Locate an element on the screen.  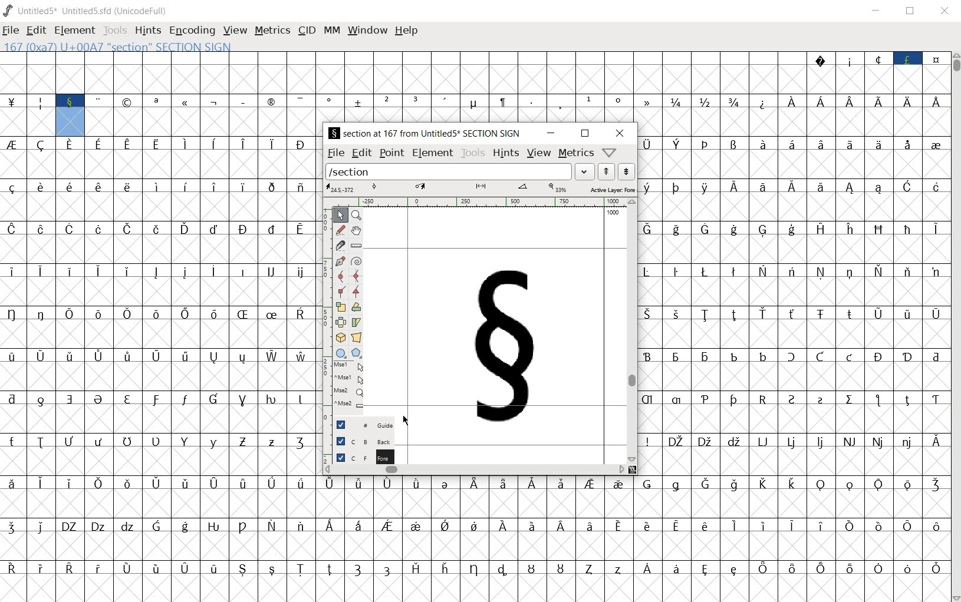
add a point, then drag out its control points is located at coordinates (340, 260).